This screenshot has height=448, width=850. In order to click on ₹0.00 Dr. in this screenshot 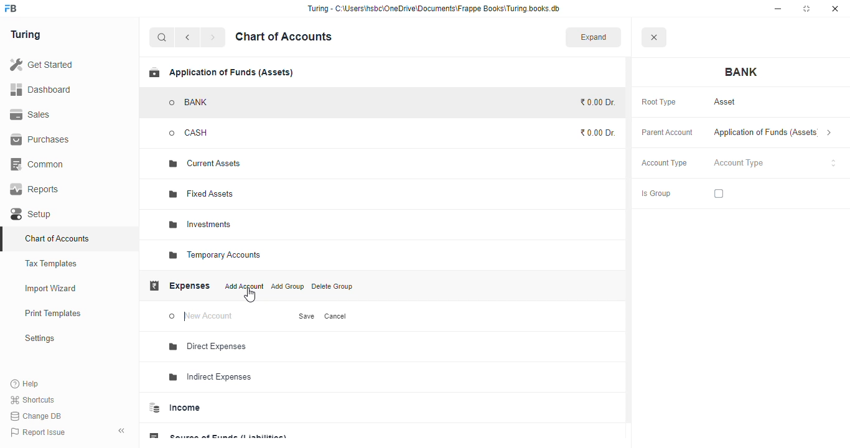, I will do `click(595, 102)`.